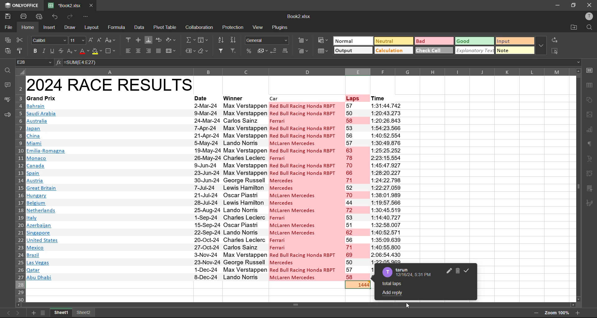  Describe the element at coordinates (49, 41) in the screenshot. I see `font style` at that location.